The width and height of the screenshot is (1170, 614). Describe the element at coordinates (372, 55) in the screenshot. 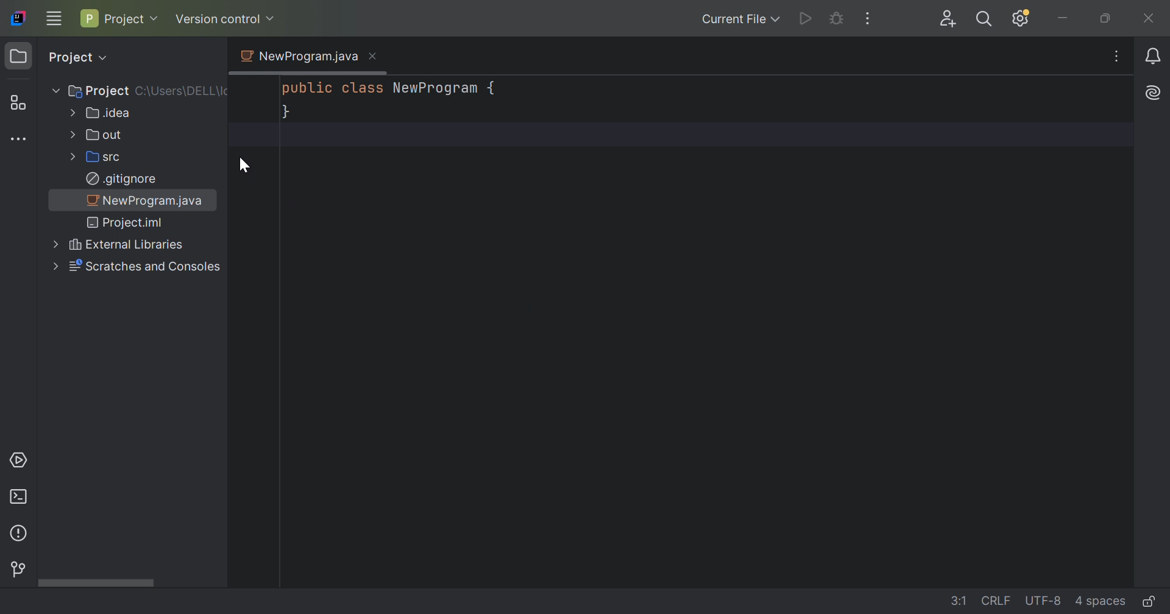

I see `Close` at that location.